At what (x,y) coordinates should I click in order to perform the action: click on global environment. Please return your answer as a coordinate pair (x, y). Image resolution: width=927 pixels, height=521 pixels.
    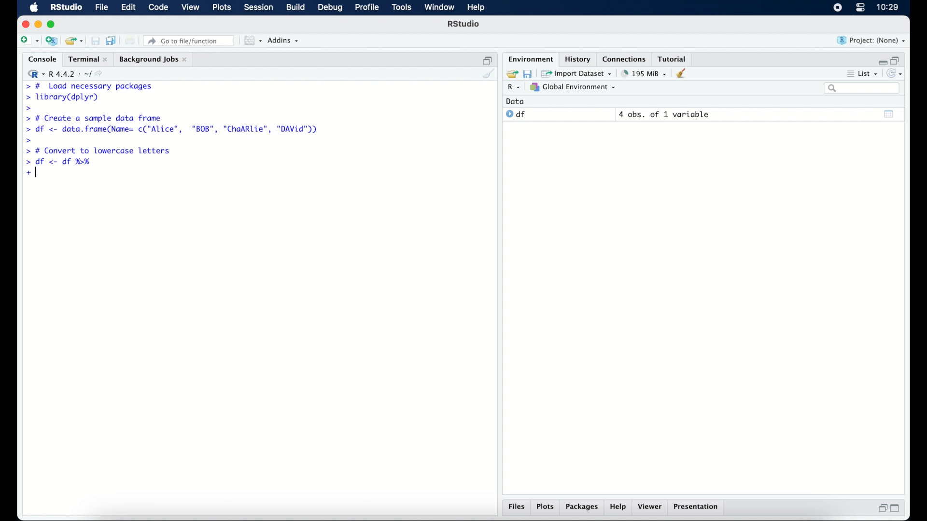
    Looking at the image, I should click on (573, 87).